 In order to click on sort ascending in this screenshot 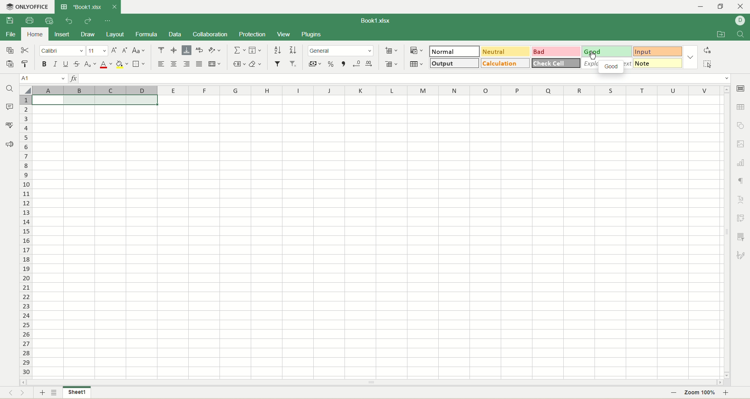, I will do `click(277, 50)`.